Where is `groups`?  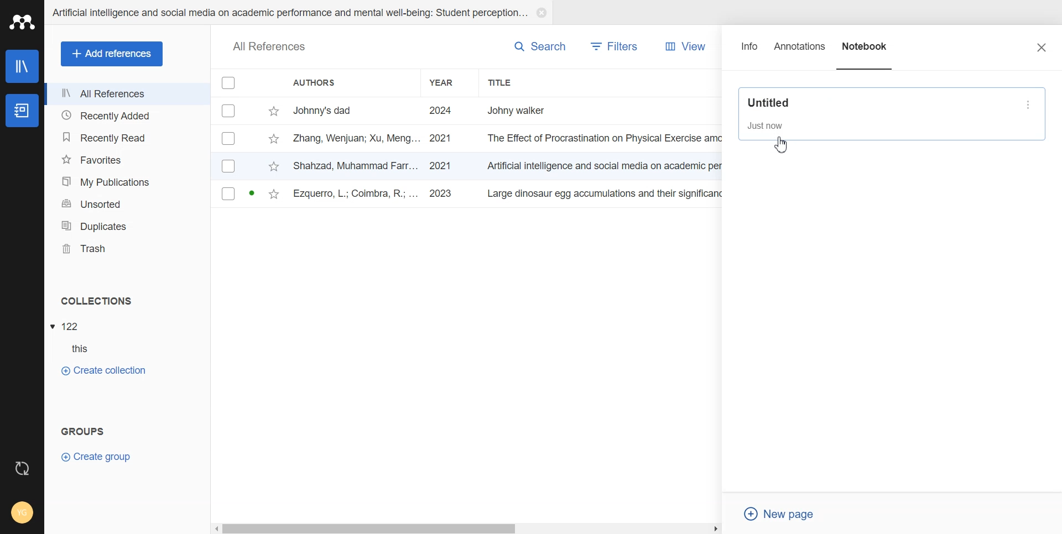
groups is located at coordinates (84, 430).